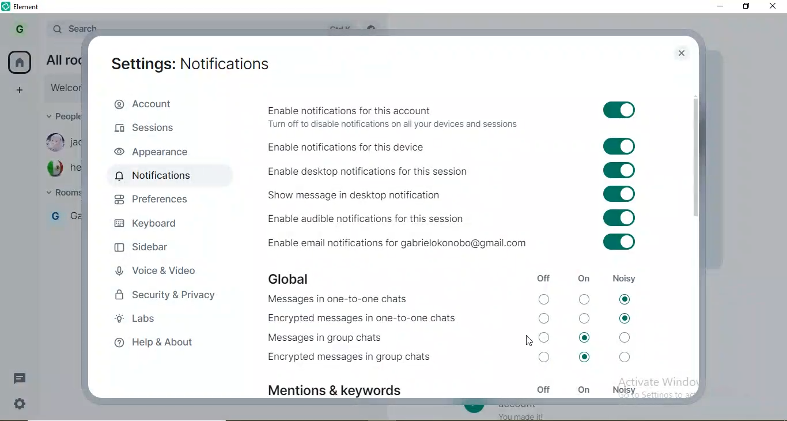 This screenshot has width=787, height=421. What do you see at coordinates (721, 7) in the screenshot?
I see `minimise` at bounding box center [721, 7].